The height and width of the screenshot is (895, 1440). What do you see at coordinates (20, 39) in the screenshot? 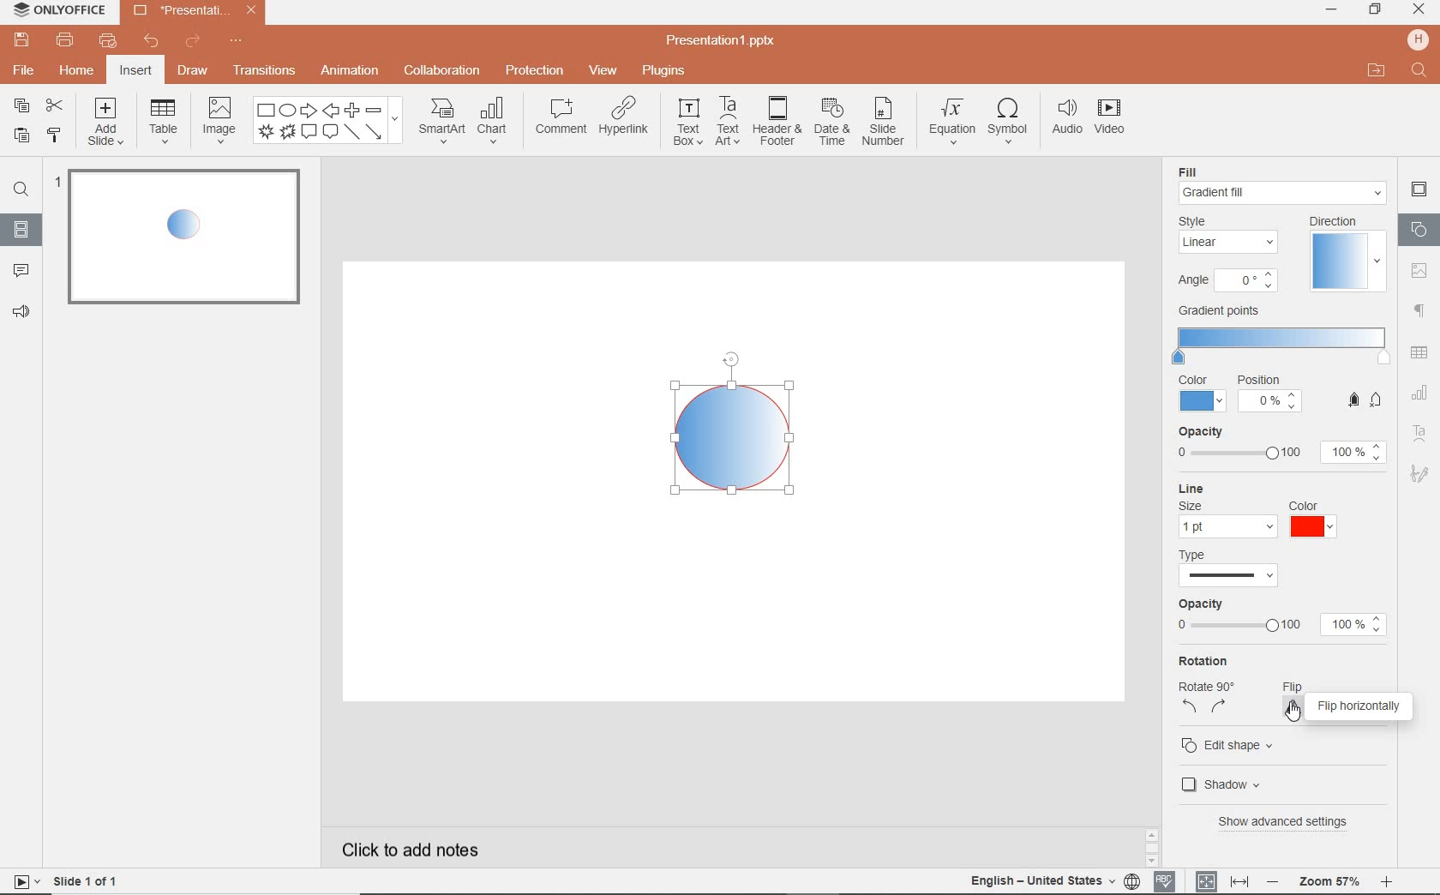
I see `save` at bounding box center [20, 39].